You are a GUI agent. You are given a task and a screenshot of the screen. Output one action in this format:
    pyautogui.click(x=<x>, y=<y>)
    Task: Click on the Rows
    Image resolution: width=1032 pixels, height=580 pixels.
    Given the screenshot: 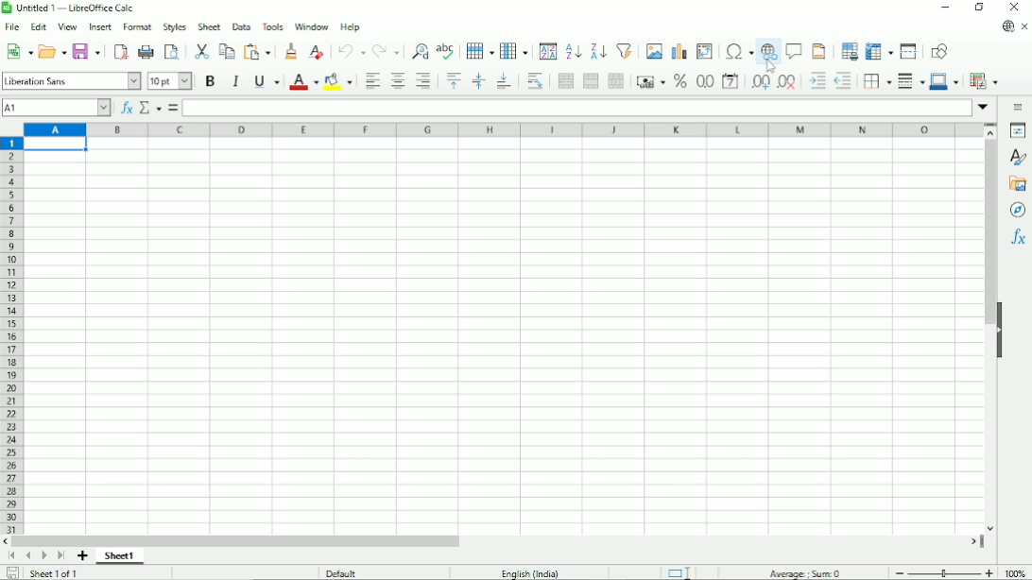 What is the action you would take?
    pyautogui.click(x=479, y=51)
    